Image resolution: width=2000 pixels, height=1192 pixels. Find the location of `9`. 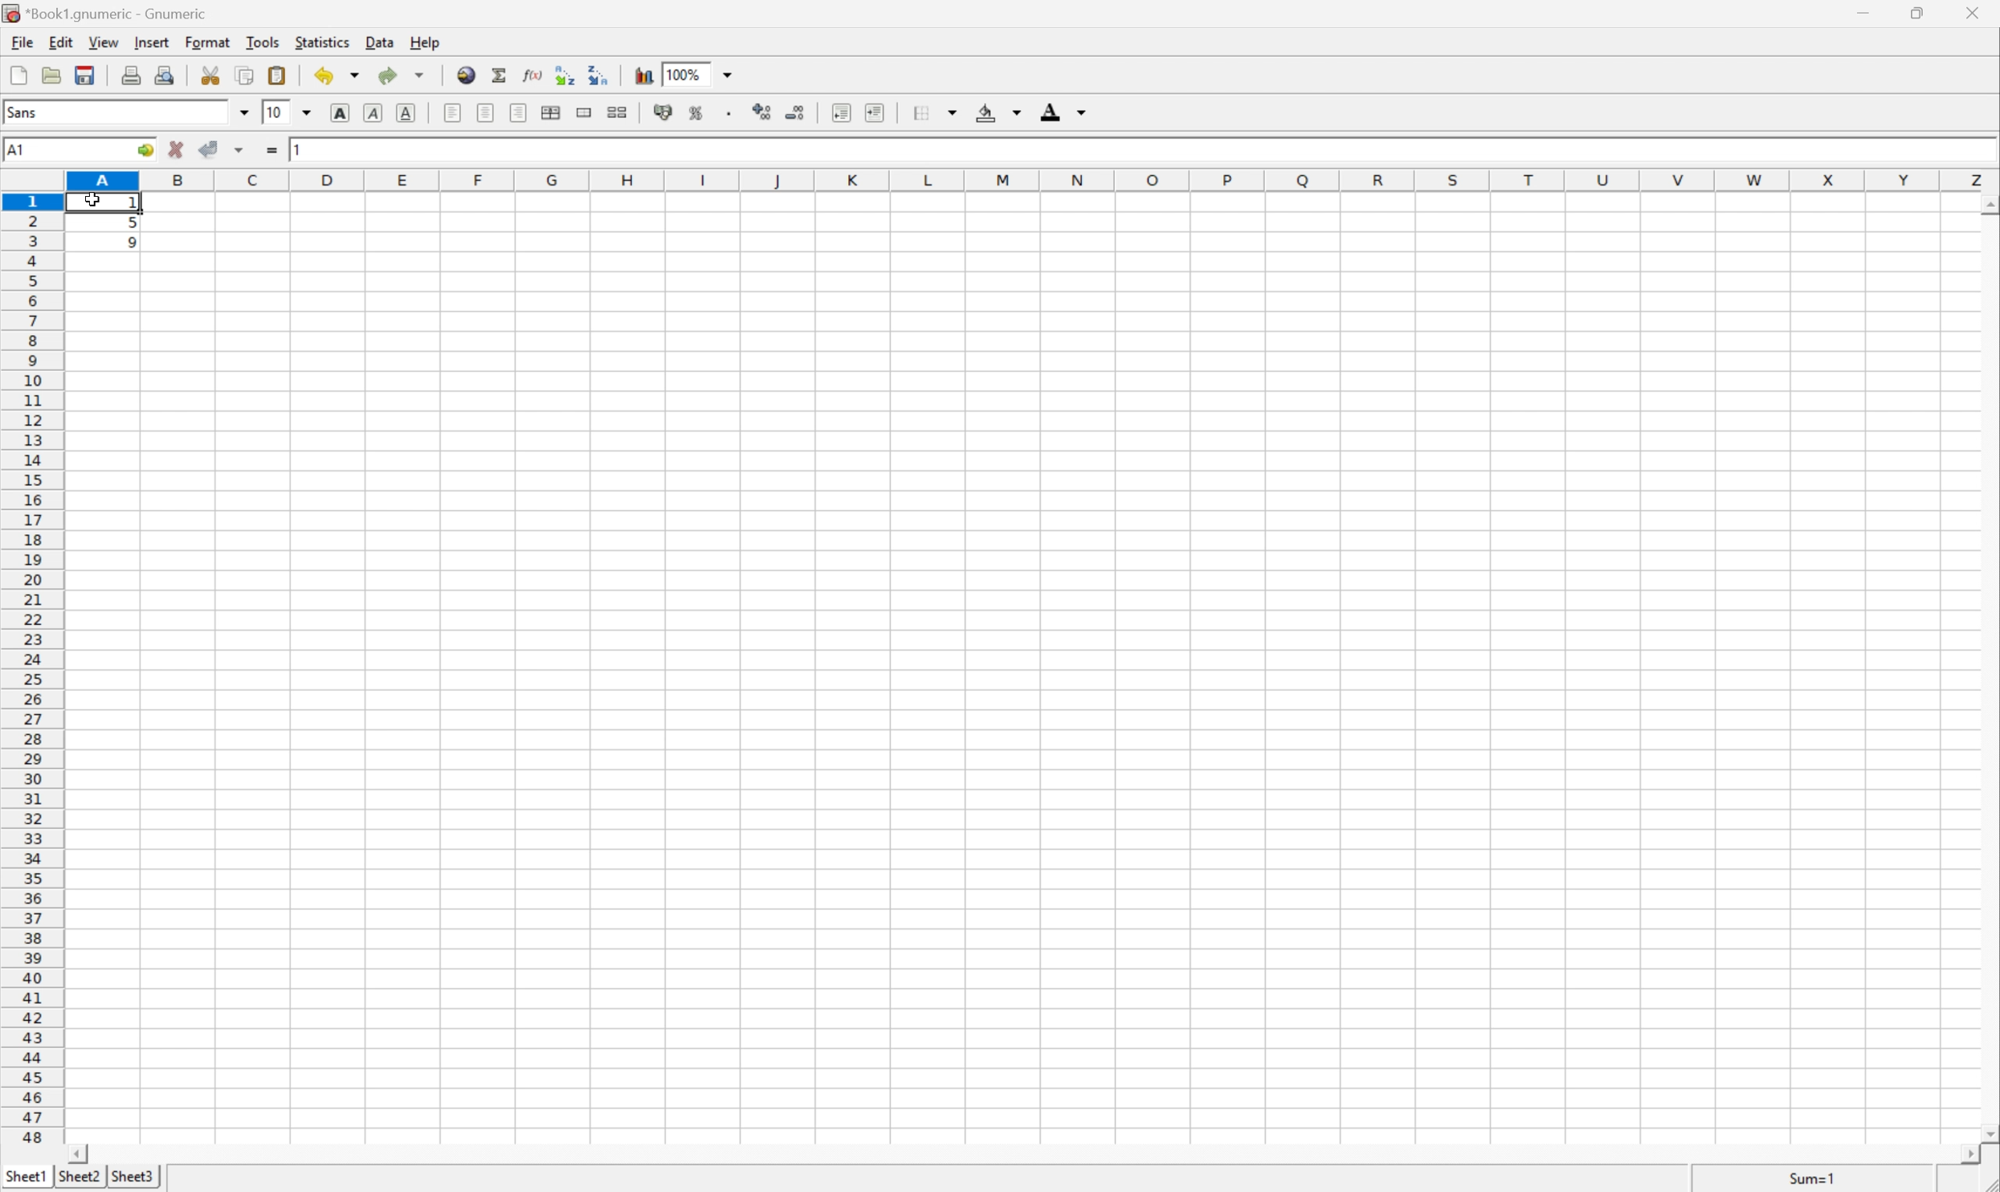

9 is located at coordinates (134, 243).